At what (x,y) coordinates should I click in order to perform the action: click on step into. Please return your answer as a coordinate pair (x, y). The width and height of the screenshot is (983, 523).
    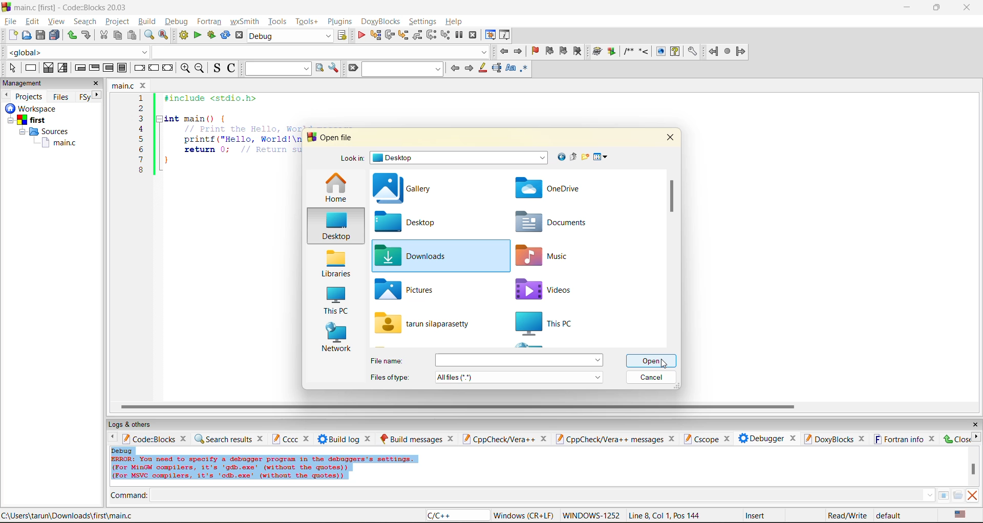
    Looking at the image, I should click on (644, 51).